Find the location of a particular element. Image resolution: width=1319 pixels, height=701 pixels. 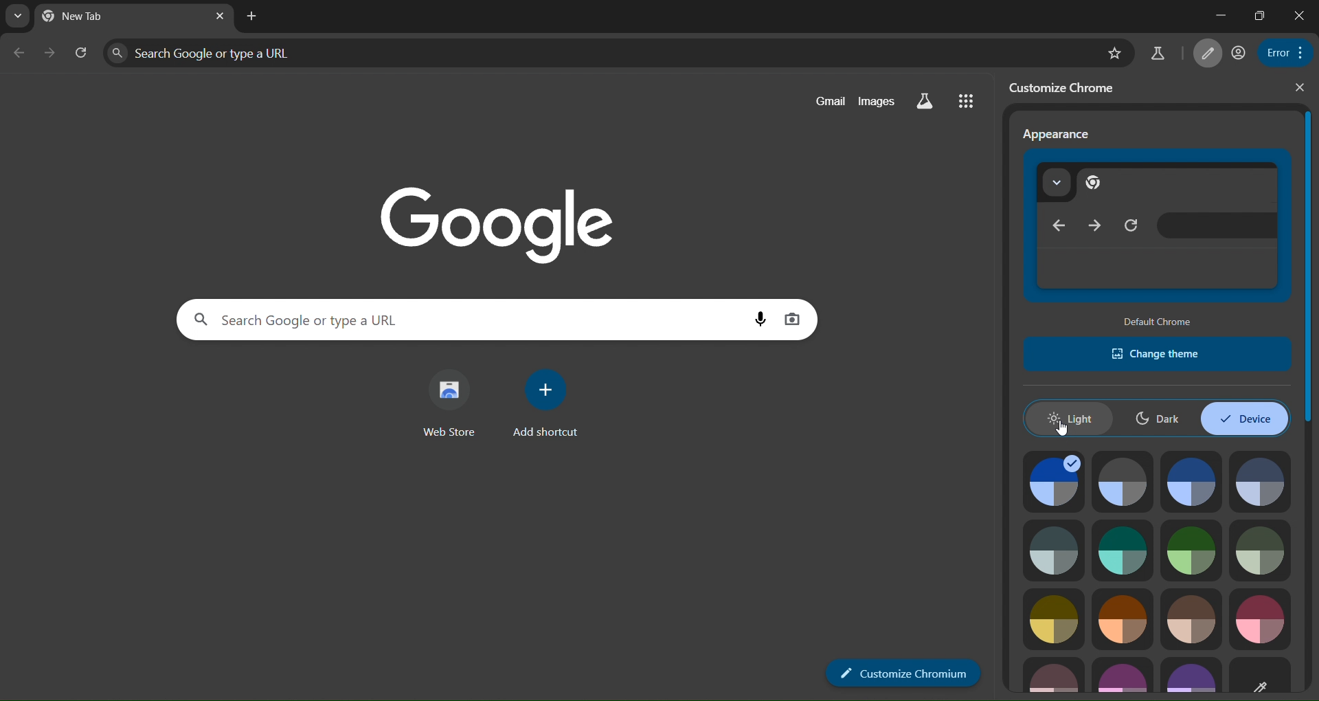

close tab is located at coordinates (218, 16).